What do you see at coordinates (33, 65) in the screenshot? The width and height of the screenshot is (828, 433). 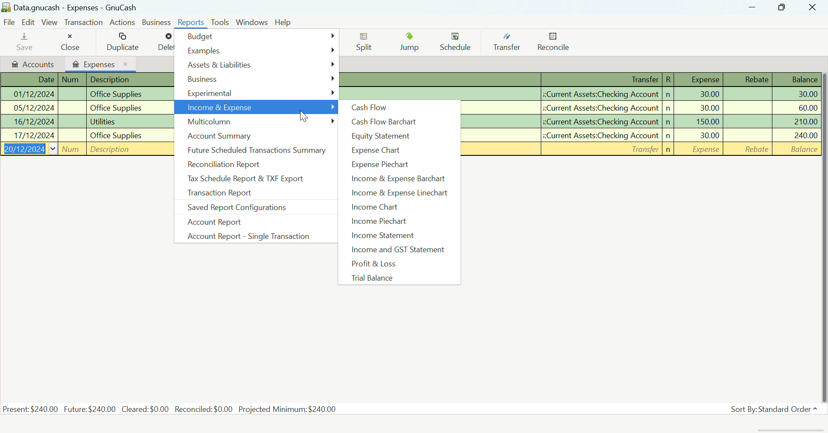 I see `Accounts Tab` at bounding box center [33, 65].